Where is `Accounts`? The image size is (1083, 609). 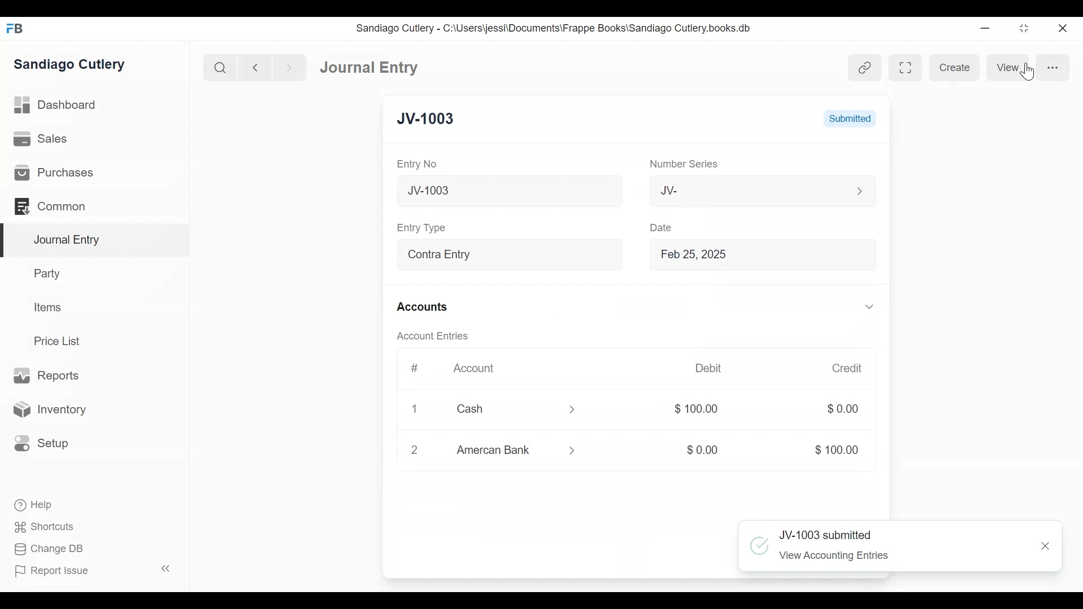 Accounts is located at coordinates (424, 307).